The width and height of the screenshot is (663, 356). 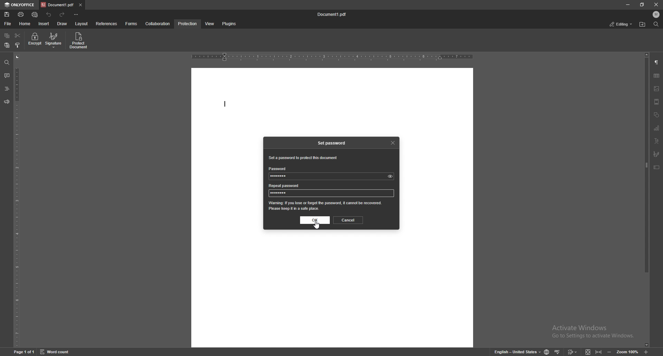 I want to click on draw, so click(x=62, y=23).